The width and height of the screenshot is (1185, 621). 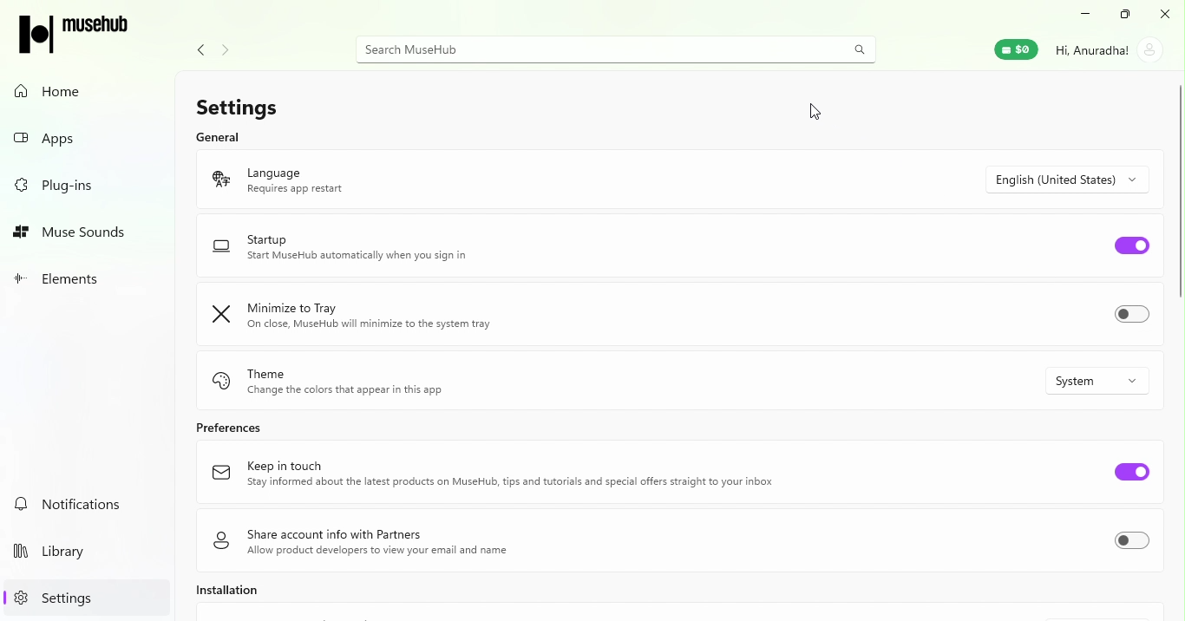 I want to click on Toggle, so click(x=1127, y=246).